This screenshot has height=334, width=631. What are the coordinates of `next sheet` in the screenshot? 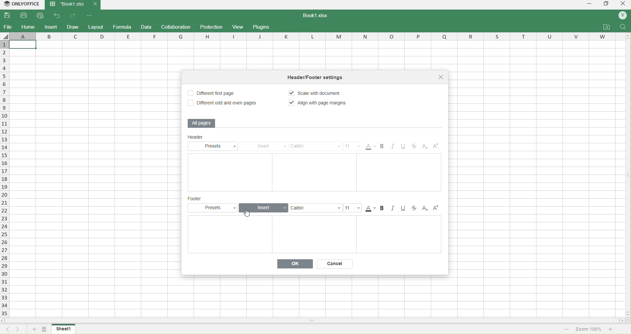 It's located at (16, 329).